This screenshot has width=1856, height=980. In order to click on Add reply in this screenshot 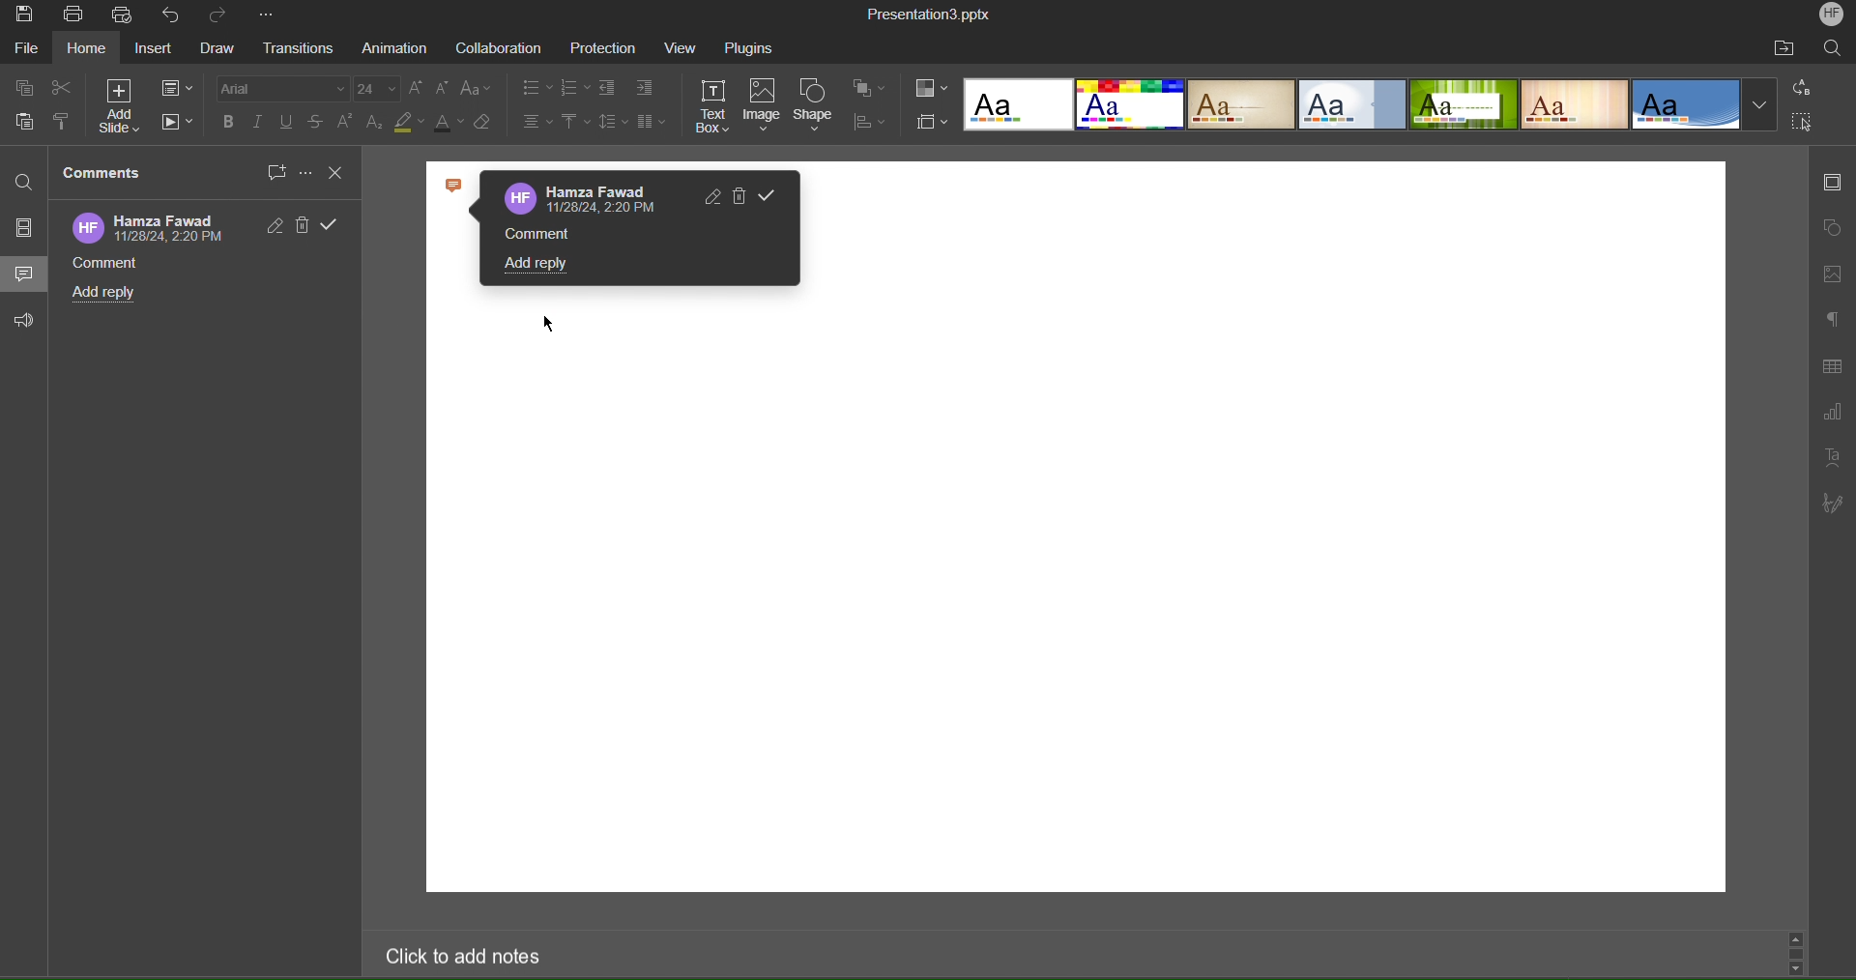, I will do `click(536, 267)`.